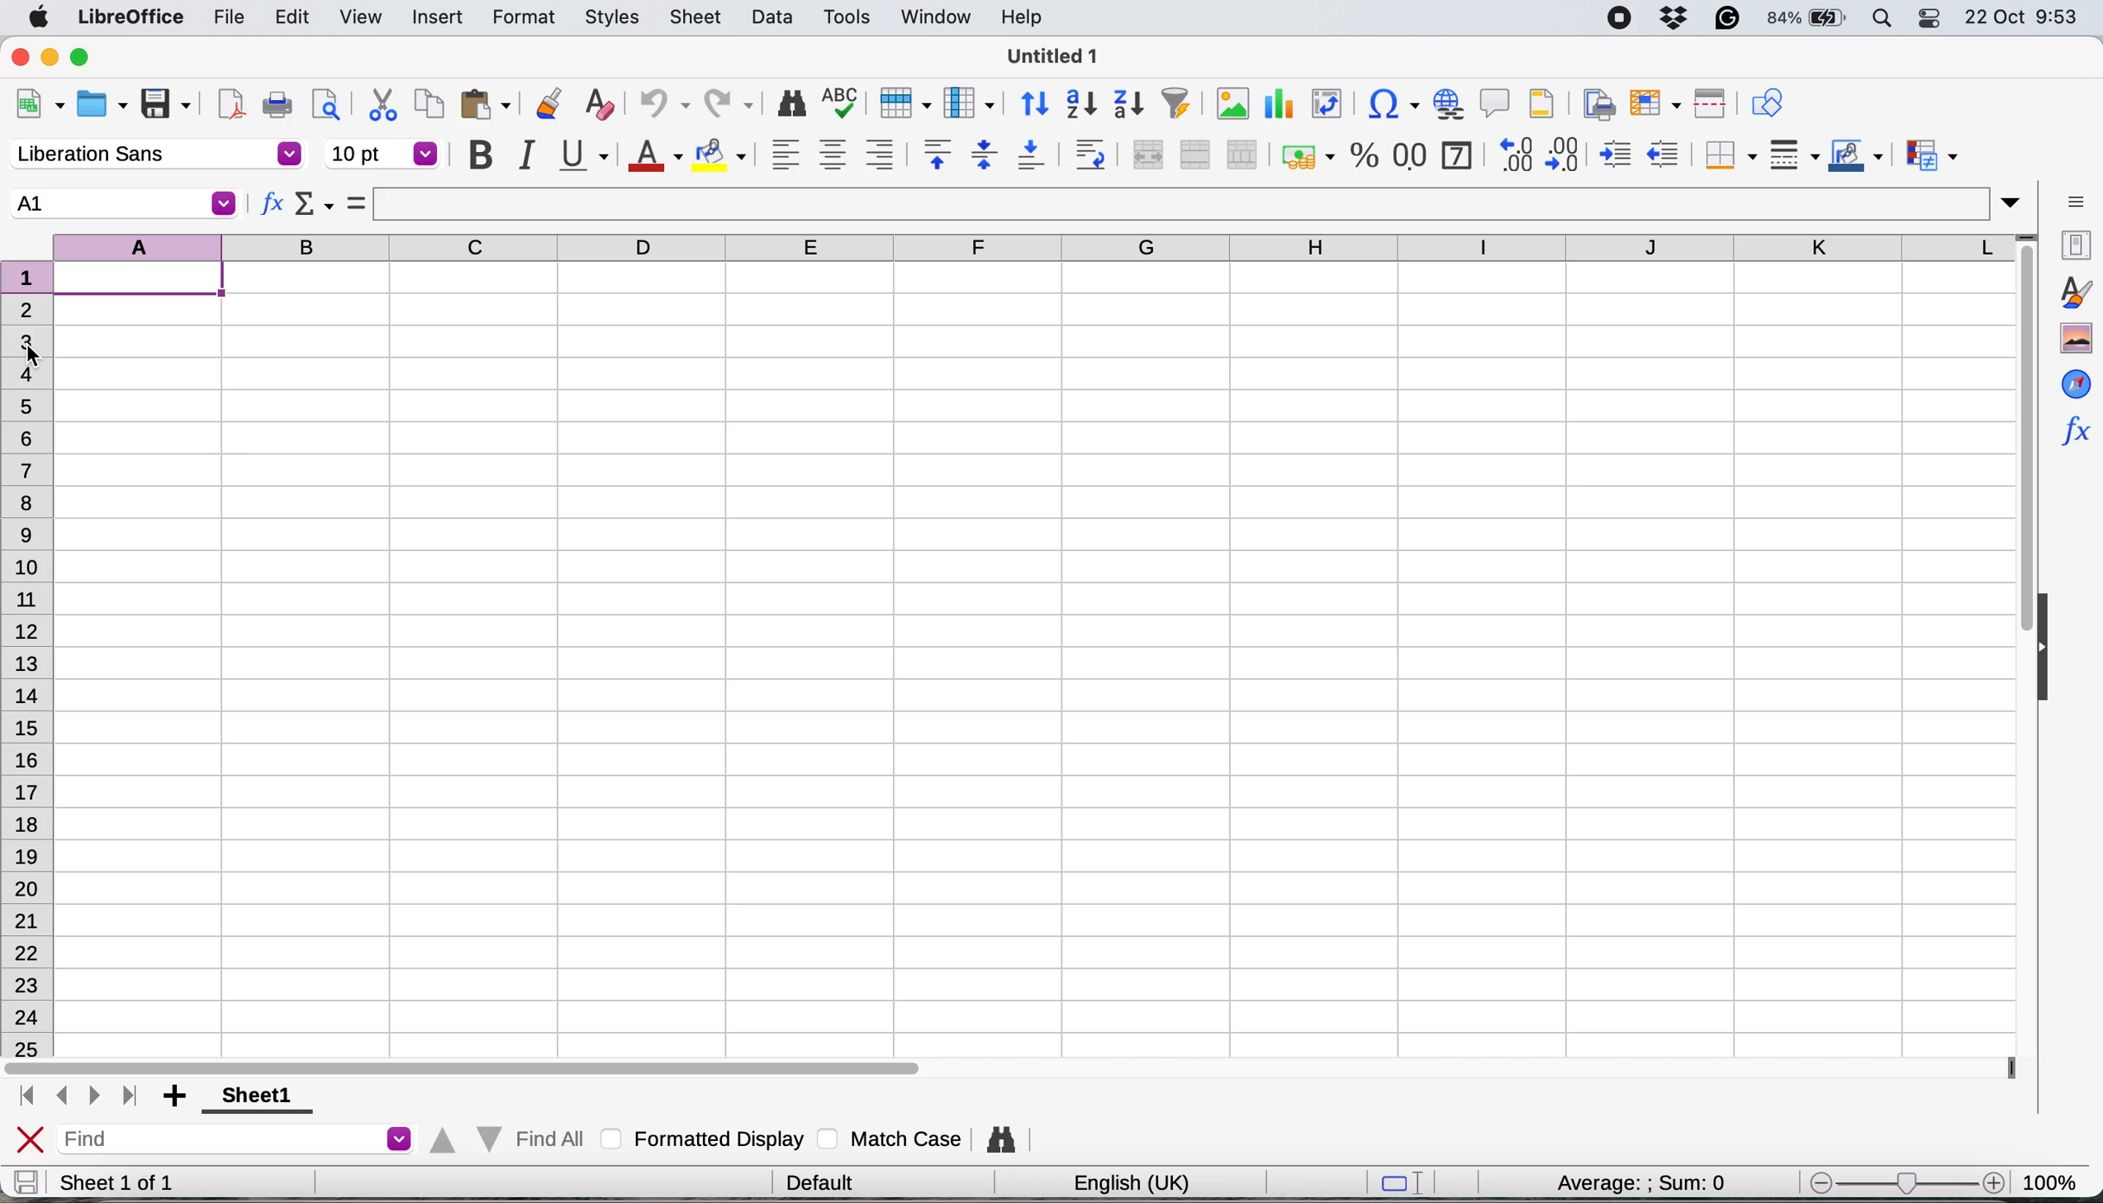 The image size is (2103, 1203). What do you see at coordinates (1496, 102) in the screenshot?
I see `insert comment` at bounding box center [1496, 102].